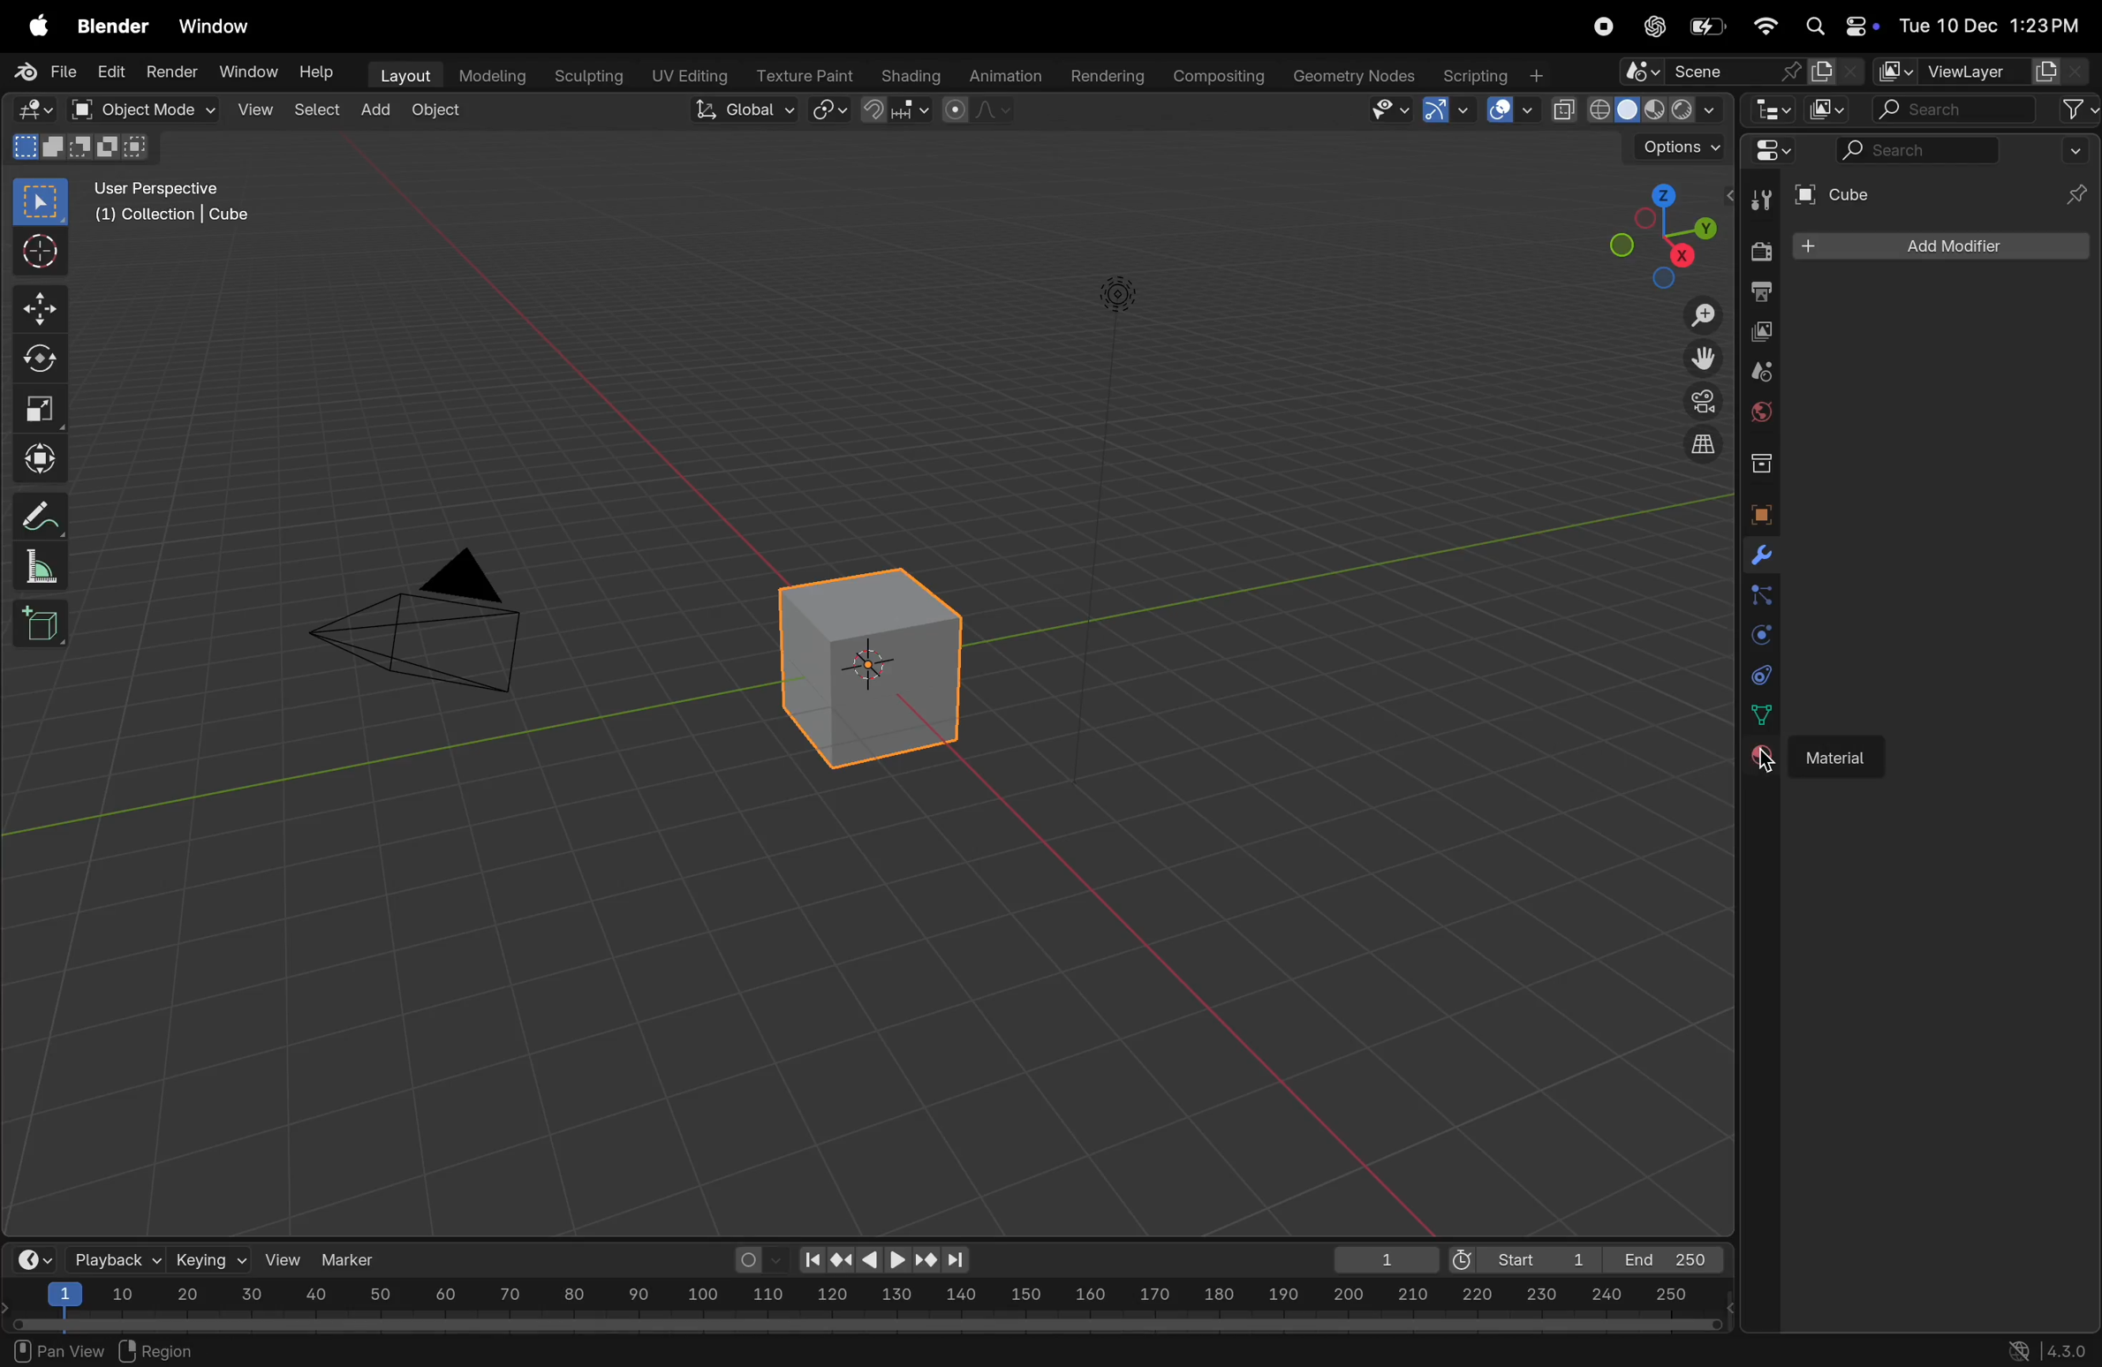 The width and height of the screenshot is (2102, 1367). What do you see at coordinates (1955, 110) in the screenshot?
I see `search` at bounding box center [1955, 110].